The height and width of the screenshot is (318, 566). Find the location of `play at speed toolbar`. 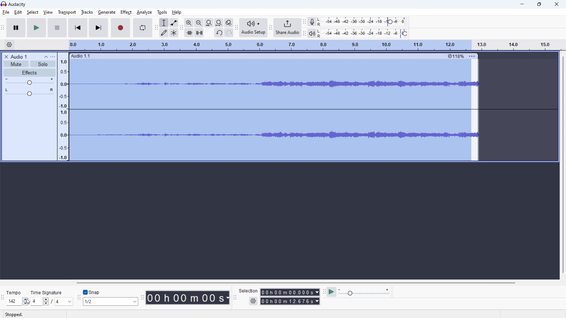

play at speed toolbar is located at coordinates (324, 292).